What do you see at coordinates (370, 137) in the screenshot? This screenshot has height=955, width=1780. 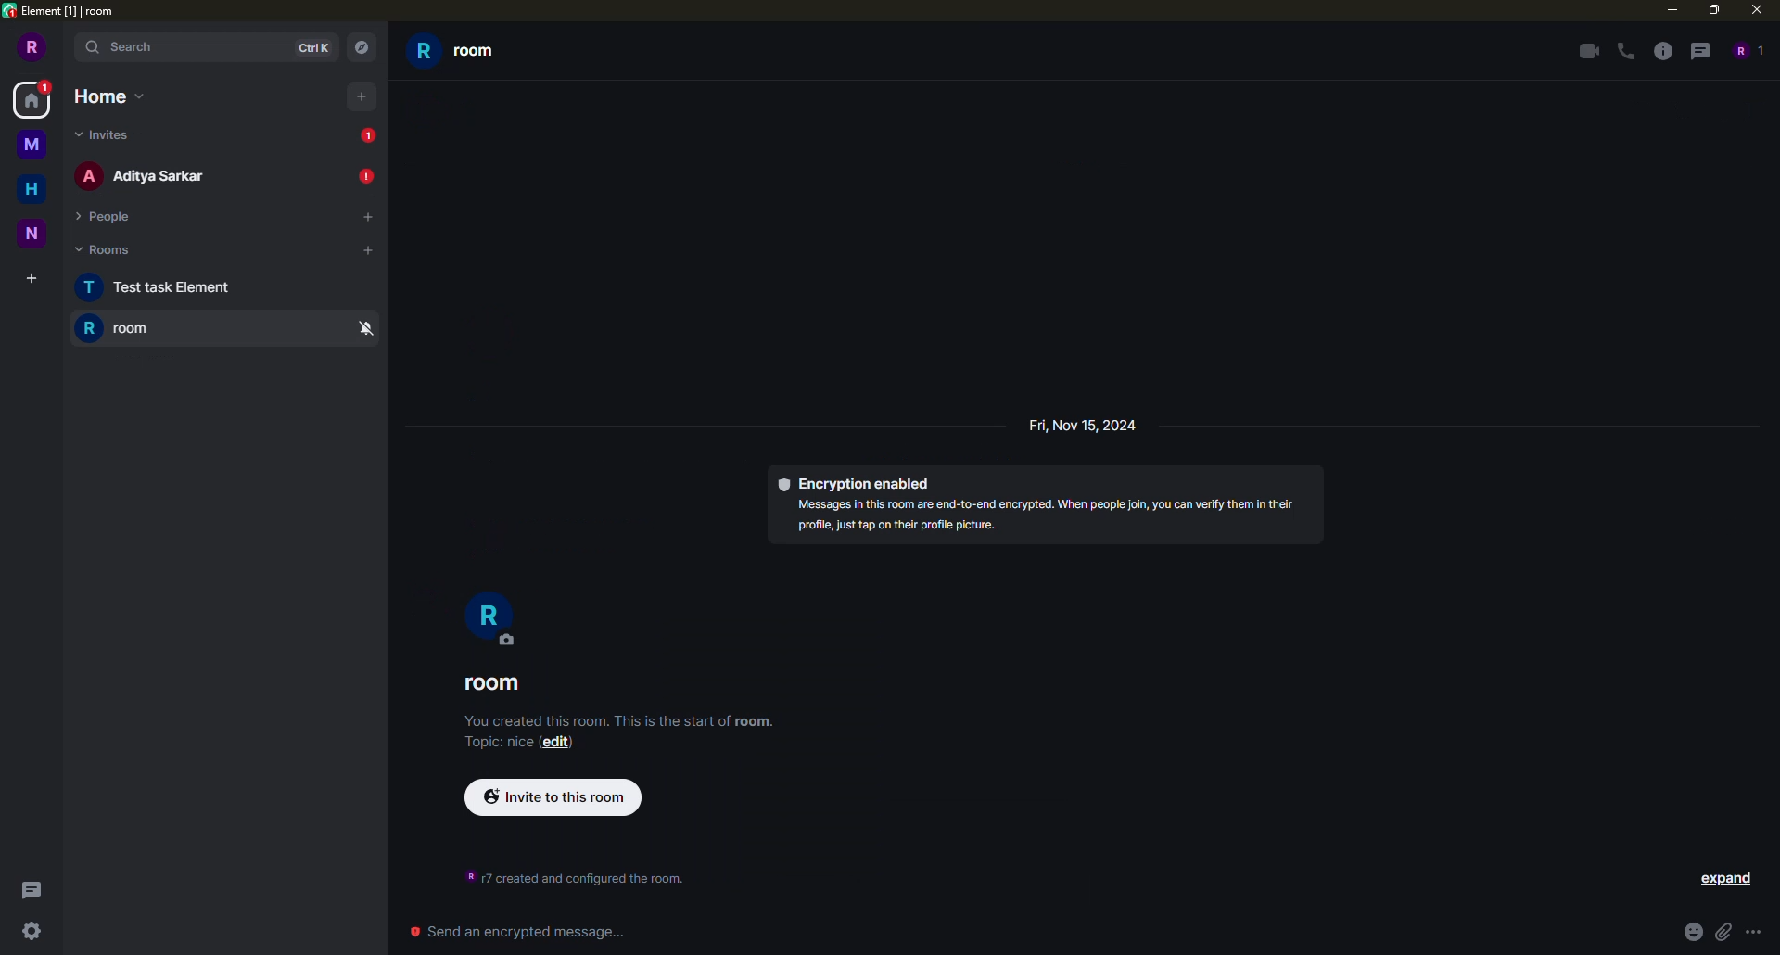 I see `message invite` at bounding box center [370, 137].